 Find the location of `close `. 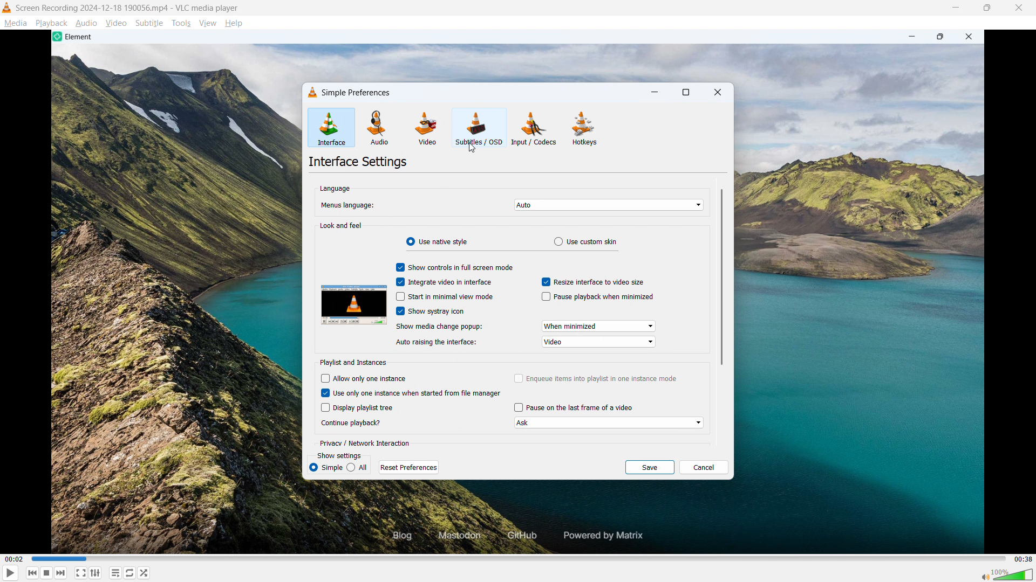

close  is located at coordinates (718, 92).